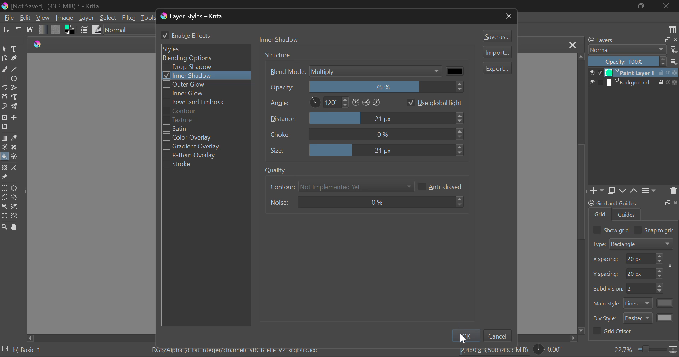 This screenshot has width=679, height=357. Describe the element at coordinates (4, 216) in the screenshot. I see `Bezier Curve Selection` at that location.